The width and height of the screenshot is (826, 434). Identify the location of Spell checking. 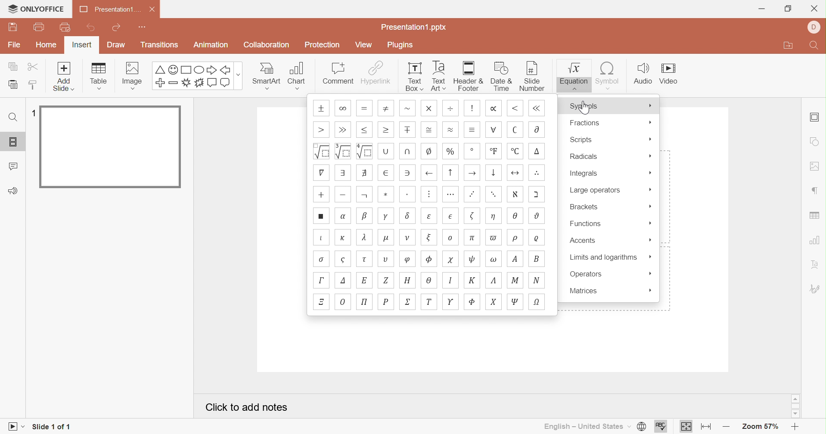
(660, 427).